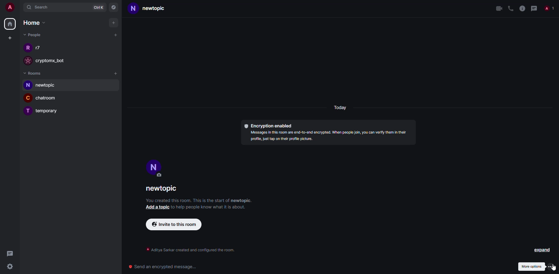 This screenshot has width=559, height=274. Describe the element at coordinates (35, 73) in the screenshot. I see `rooms` at that location.